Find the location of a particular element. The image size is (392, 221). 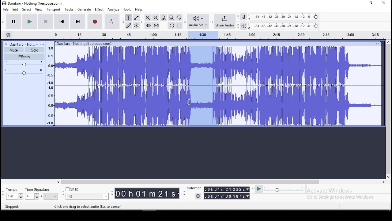

audio track is located at coordinates (219, 106).